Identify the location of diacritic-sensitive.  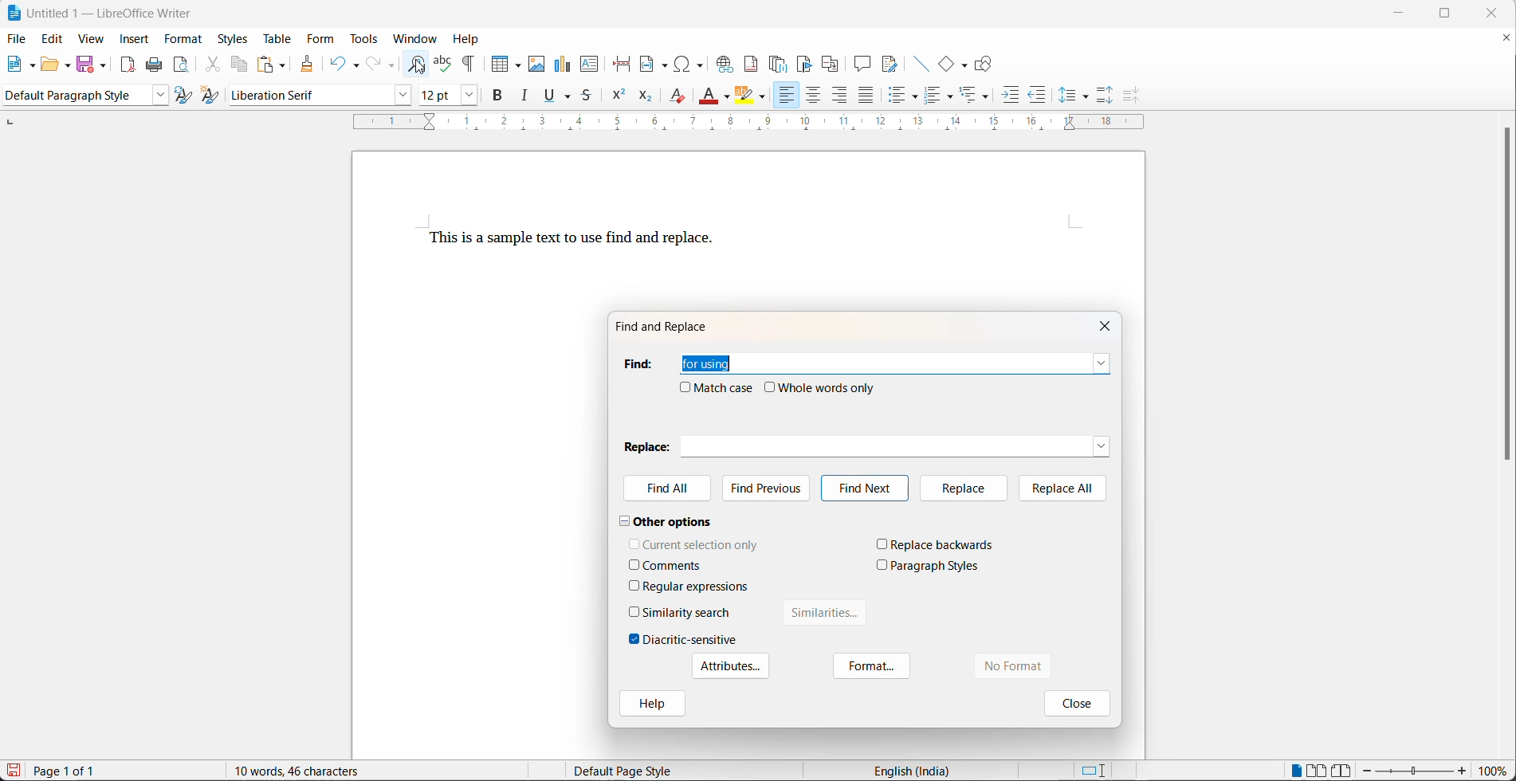
(690, 639).